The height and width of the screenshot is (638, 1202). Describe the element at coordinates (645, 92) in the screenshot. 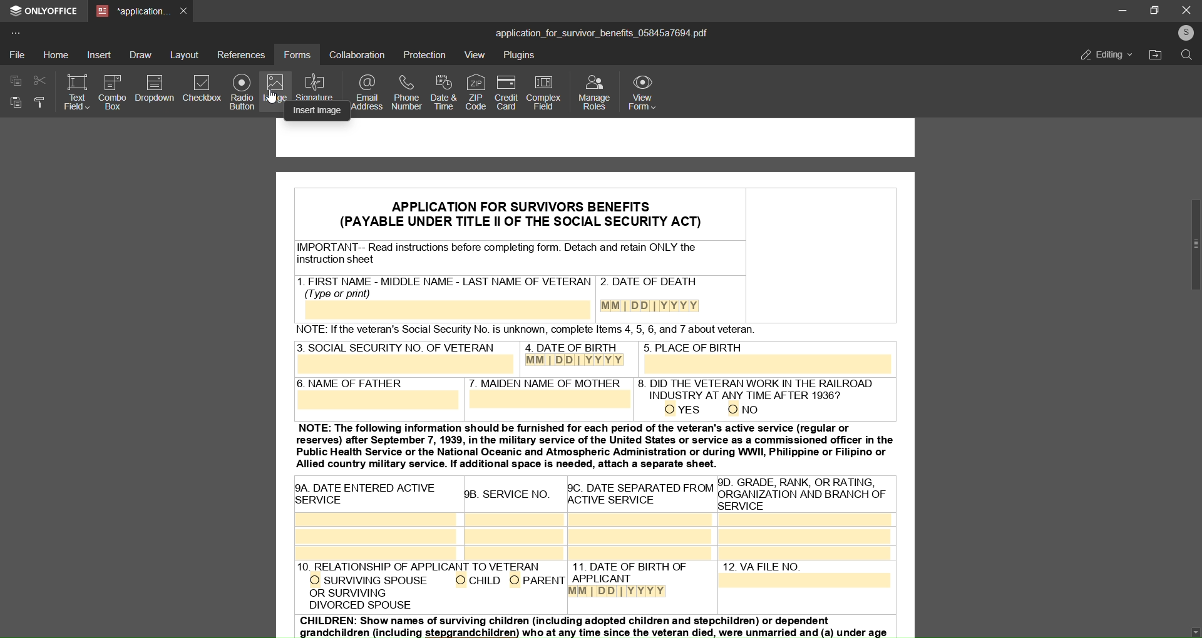

I see `view form` at that location.